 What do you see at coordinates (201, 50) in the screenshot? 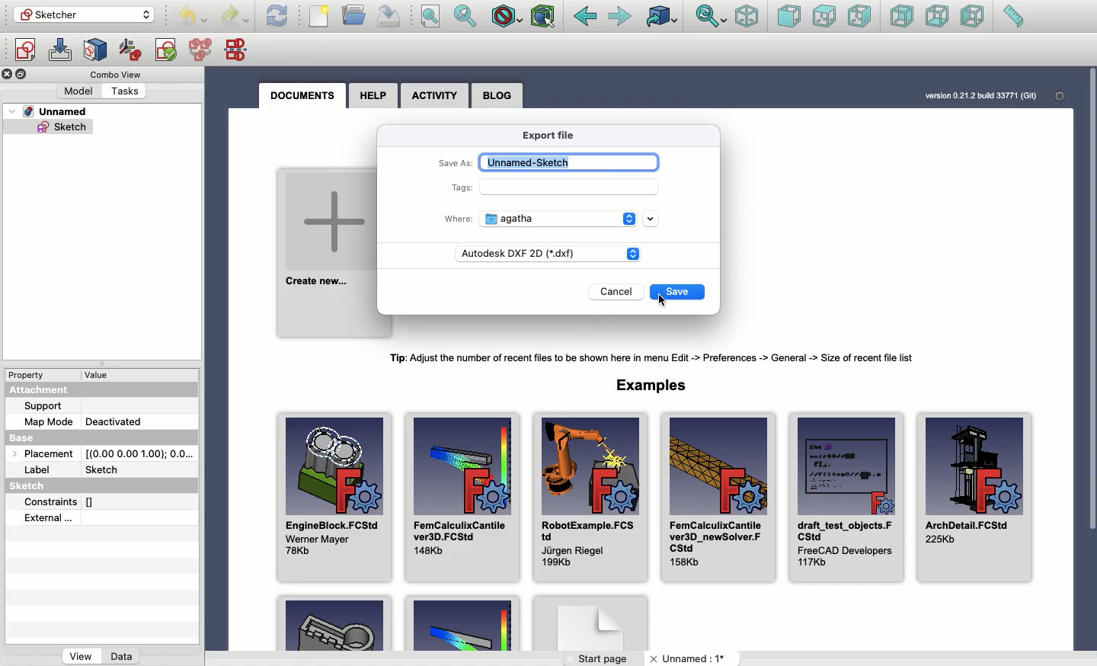
I see `Merge sketches` at bounding box center [201, 50].